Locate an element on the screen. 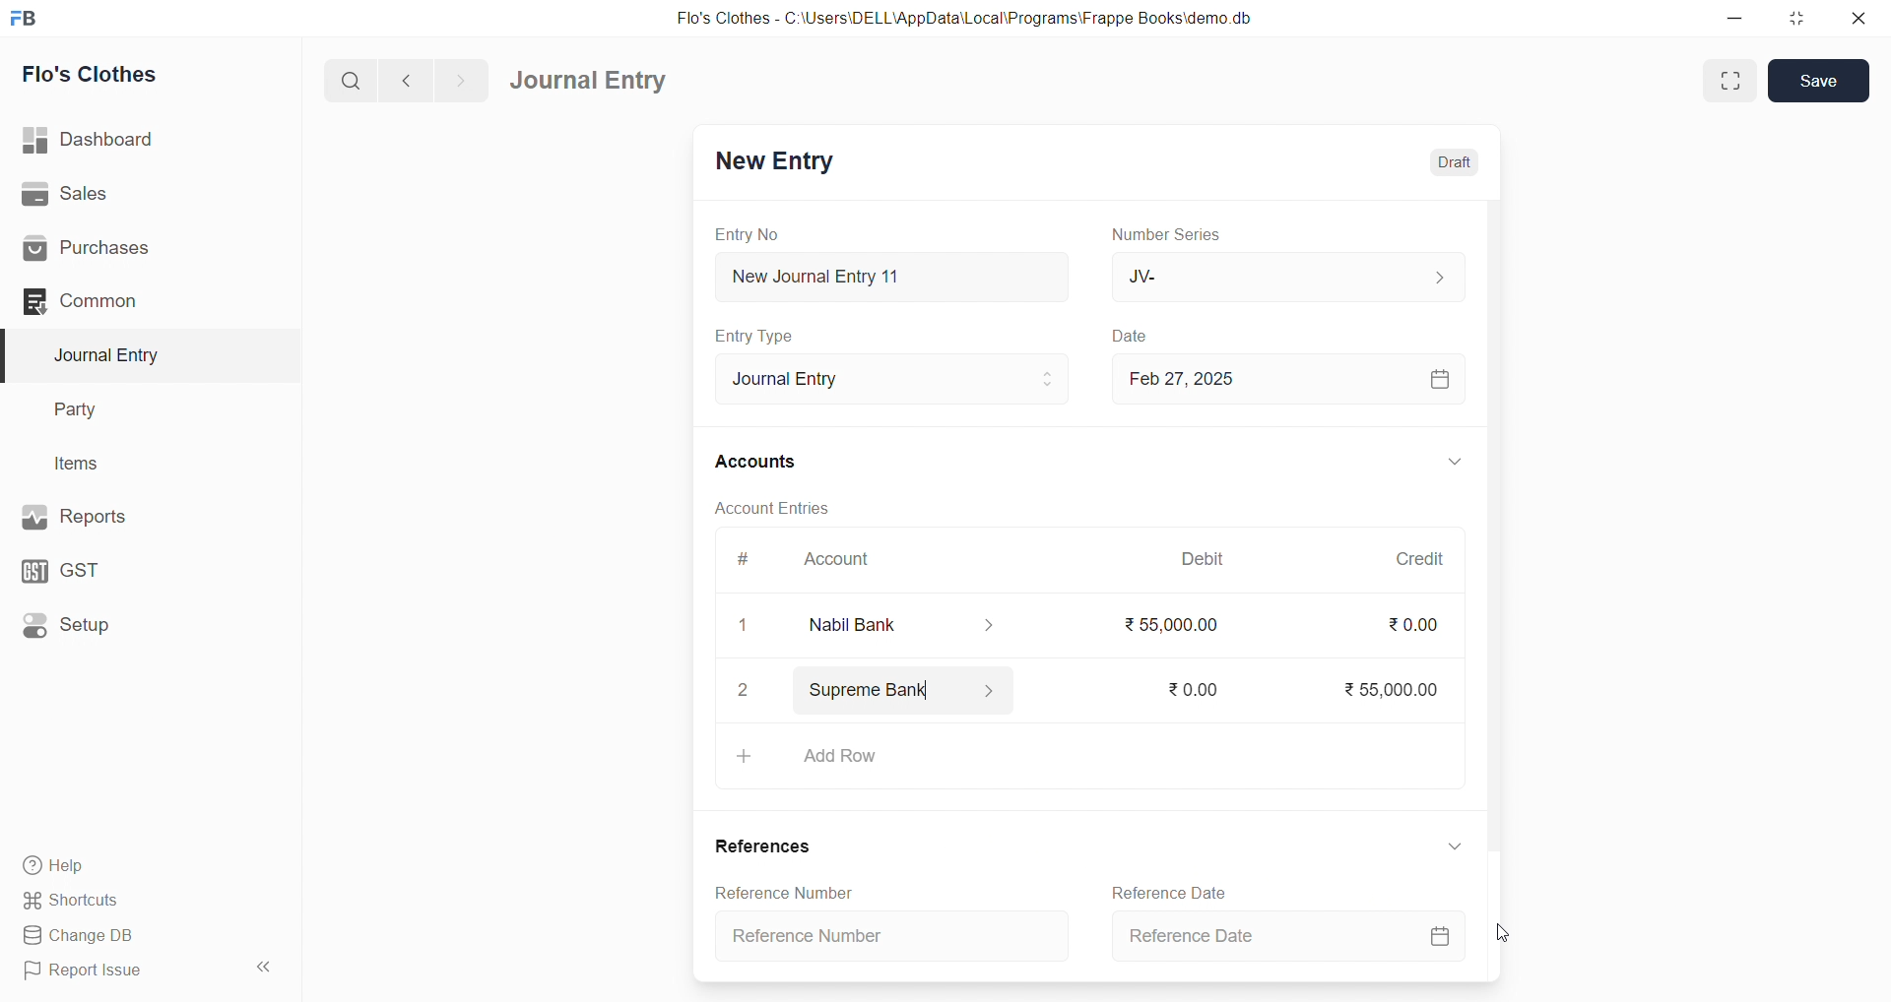  Save is located at coordinates (1819, 81).